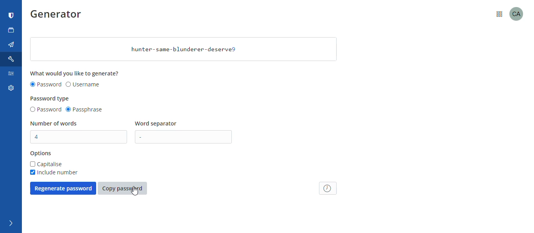 Image resolution: width=534 pixels, height=233 pixels. What do you see at coordinates (83, 85) in the screenshot?
I see `username radio button` at bounding box center [83, 85].